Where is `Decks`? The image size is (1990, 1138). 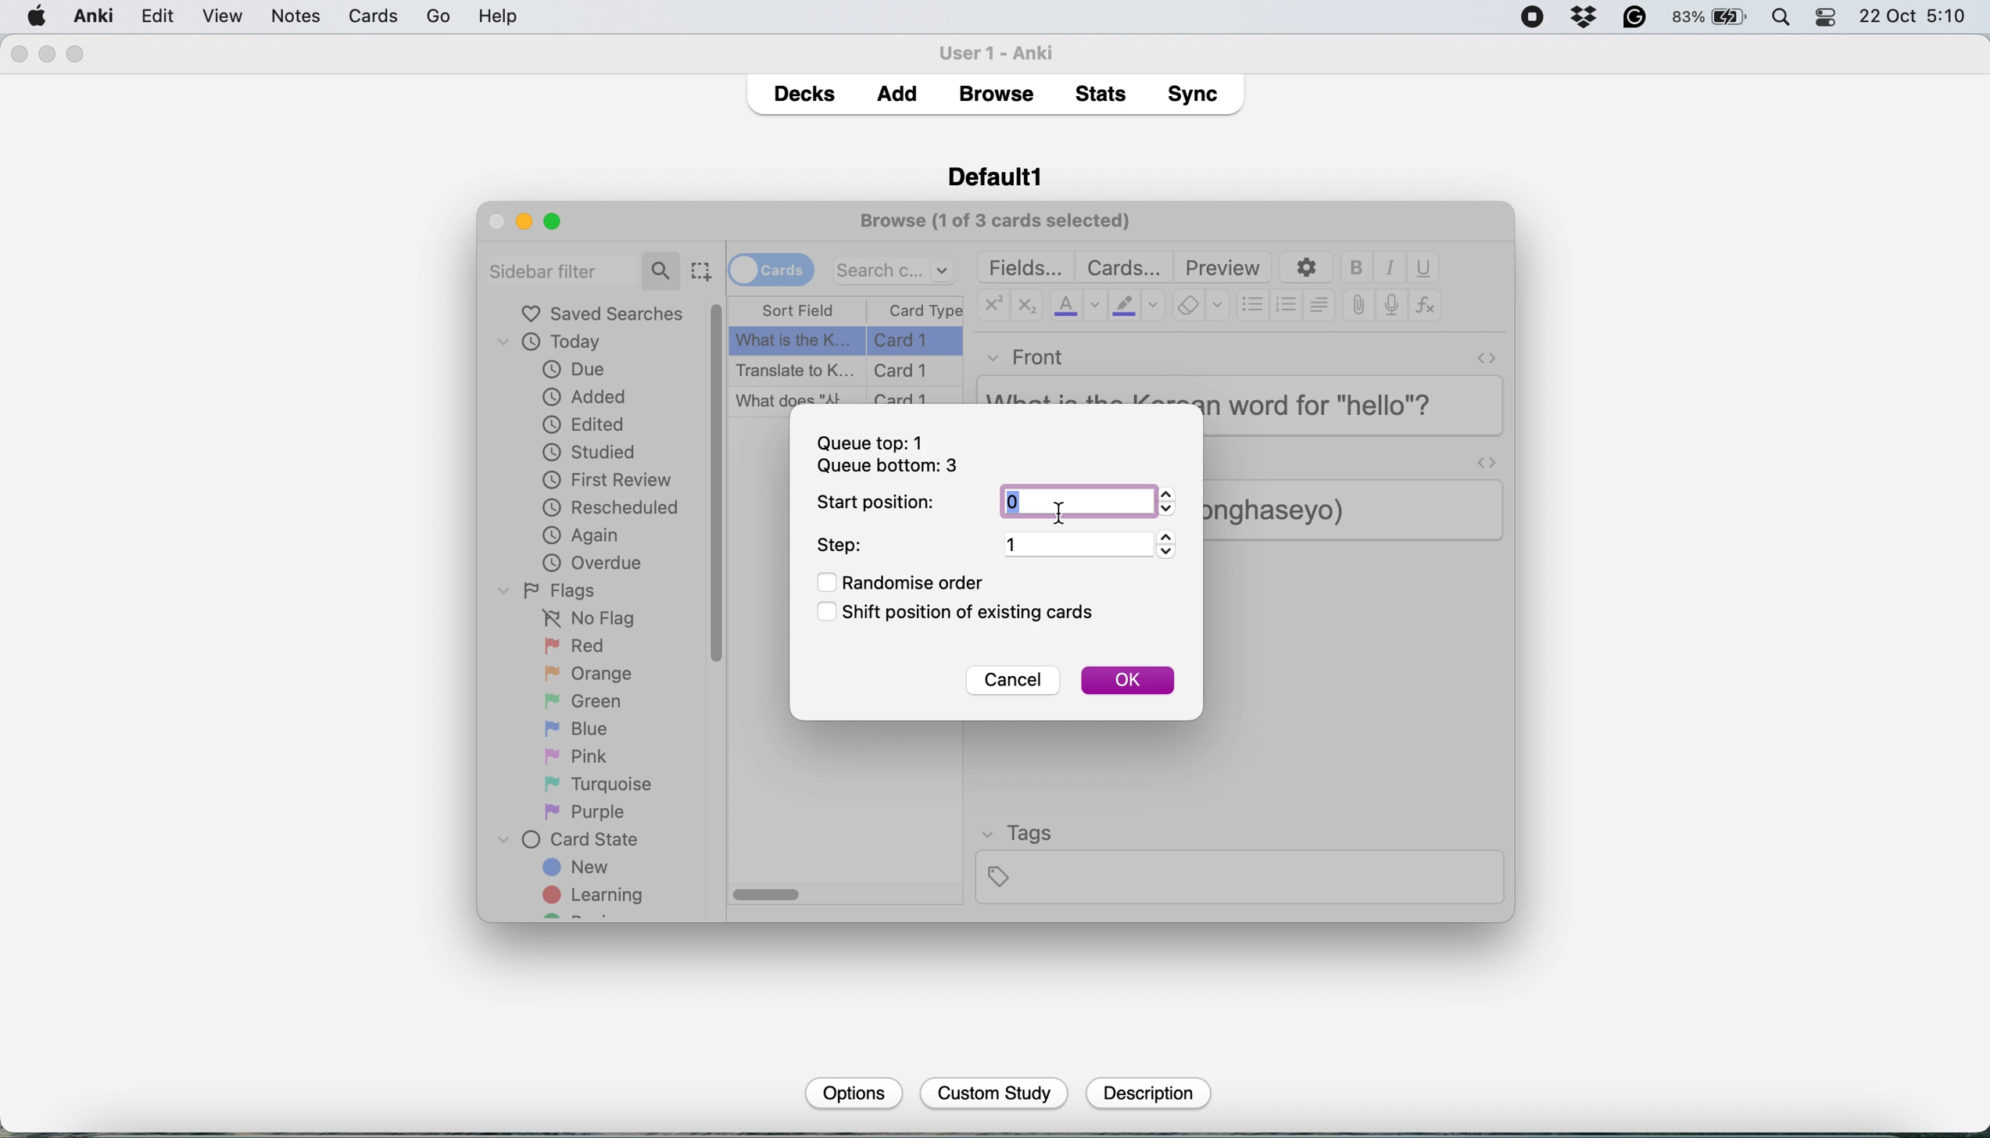 Decks is located at coordinates (804, 90).